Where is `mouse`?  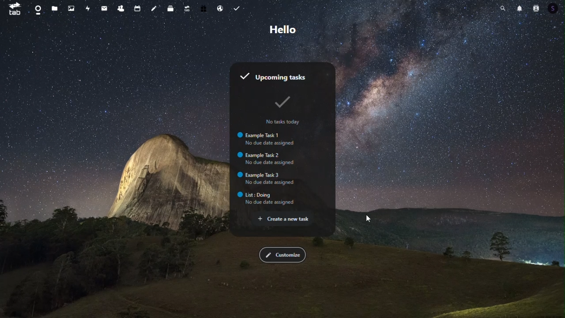 mouse is located at coordinates (368, 219).